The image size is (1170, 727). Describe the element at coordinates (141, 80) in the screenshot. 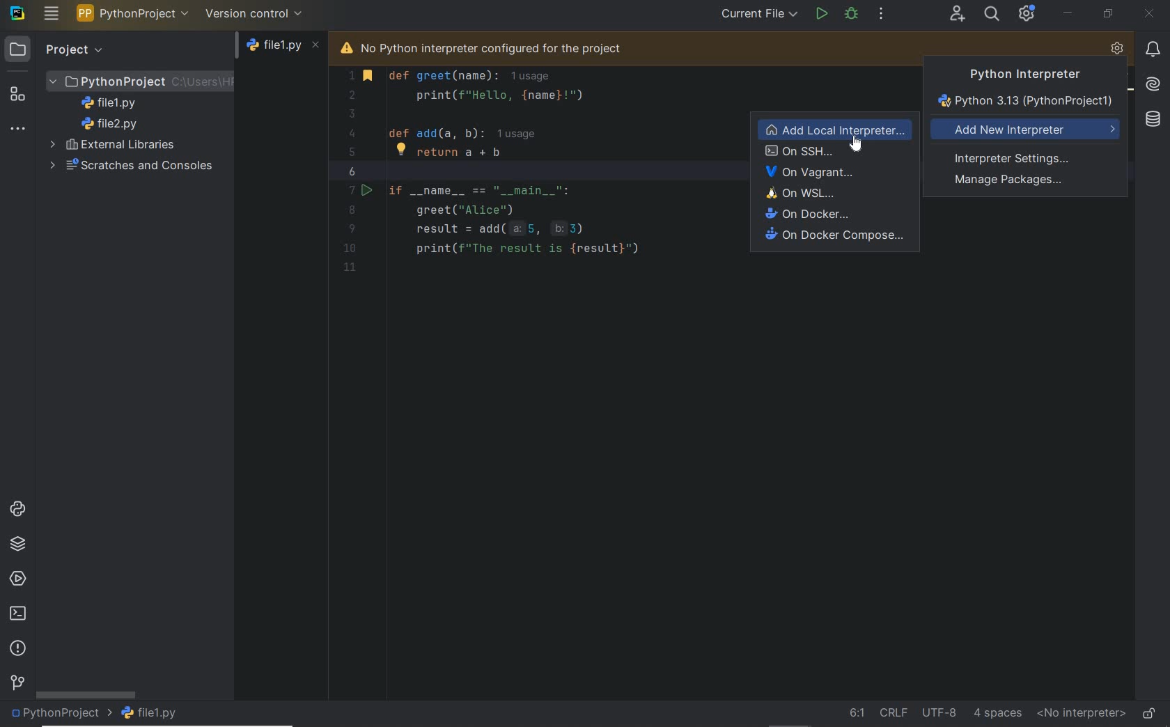

I see `Project` at that location.